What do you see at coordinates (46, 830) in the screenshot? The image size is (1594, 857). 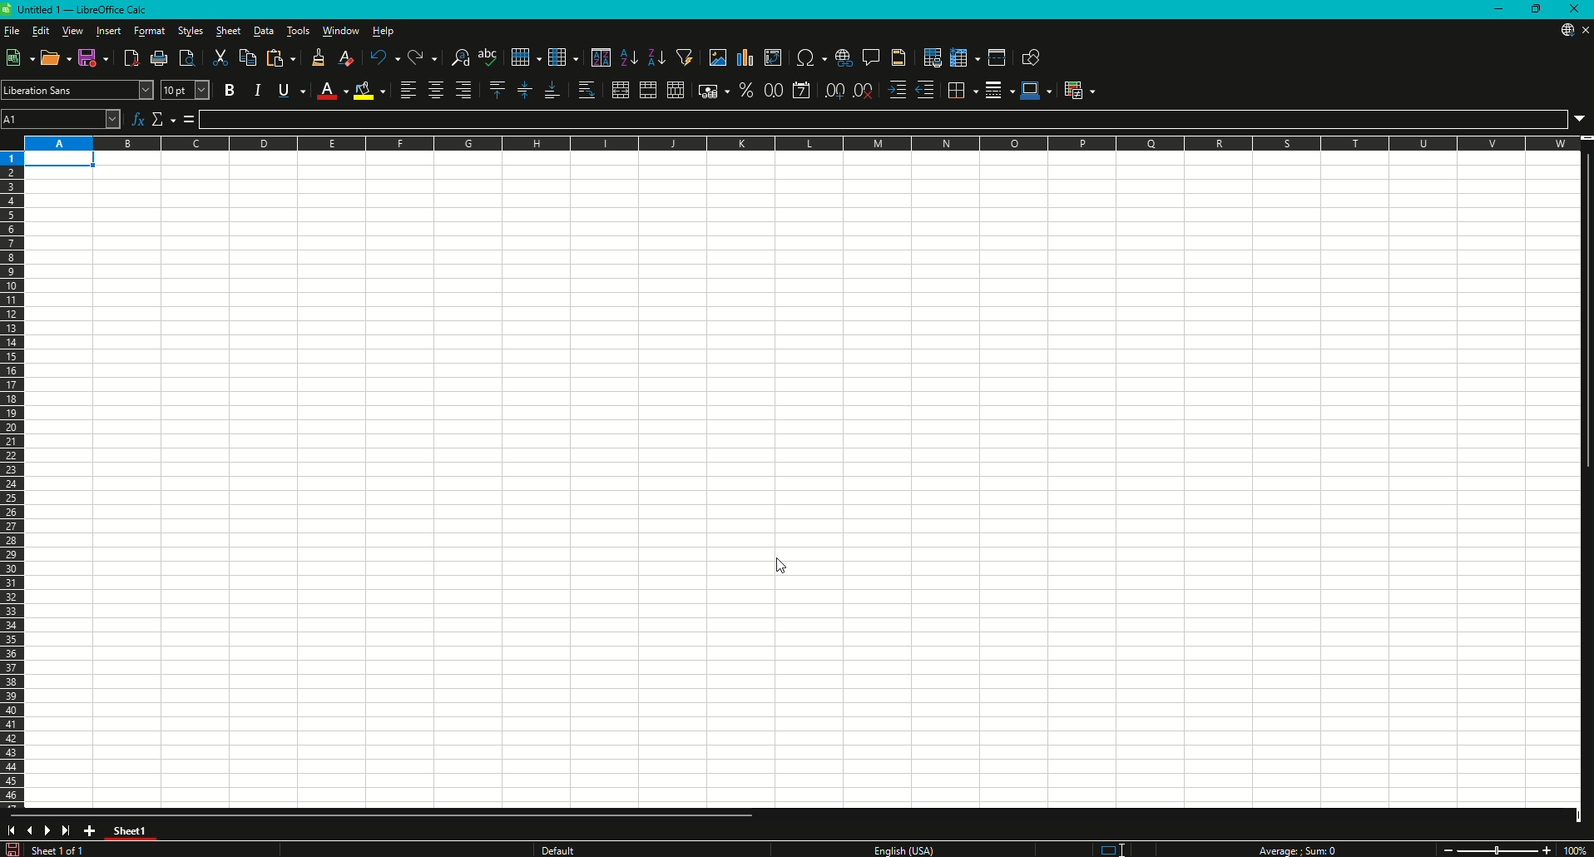 I see `Next slide` at bounding box center [46, 830].